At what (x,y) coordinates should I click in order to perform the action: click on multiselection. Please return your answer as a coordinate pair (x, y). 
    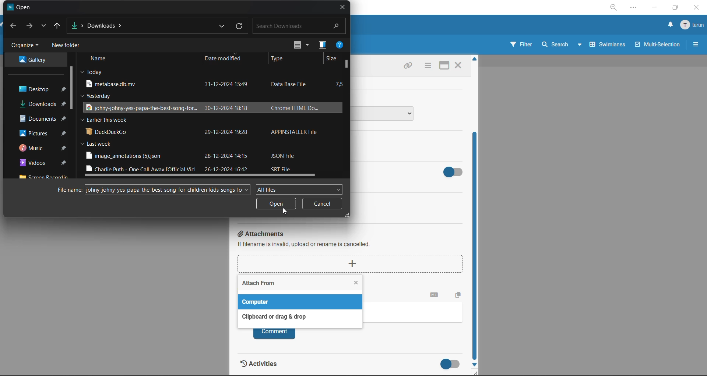
    Looking at the image, I should click on (658, 46).